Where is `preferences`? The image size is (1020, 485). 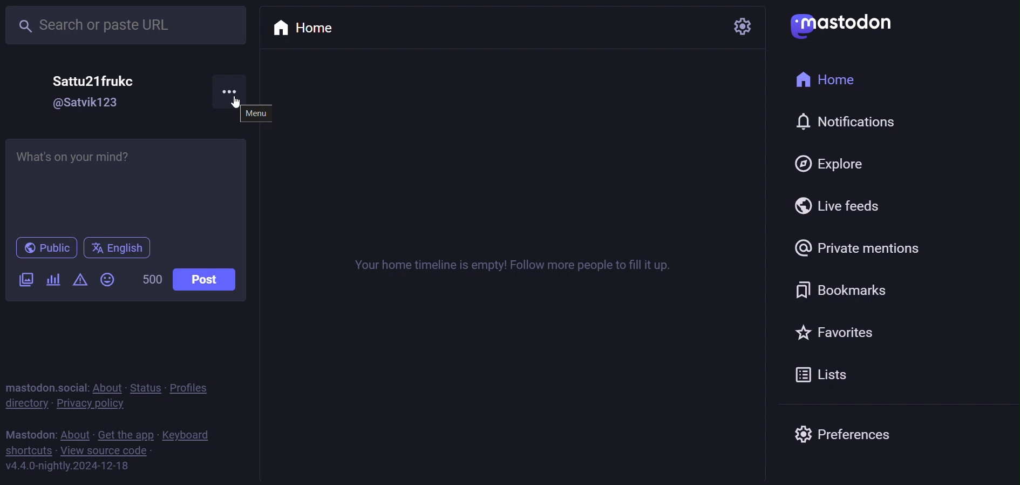
preferences is located at coordinates (846, 436).